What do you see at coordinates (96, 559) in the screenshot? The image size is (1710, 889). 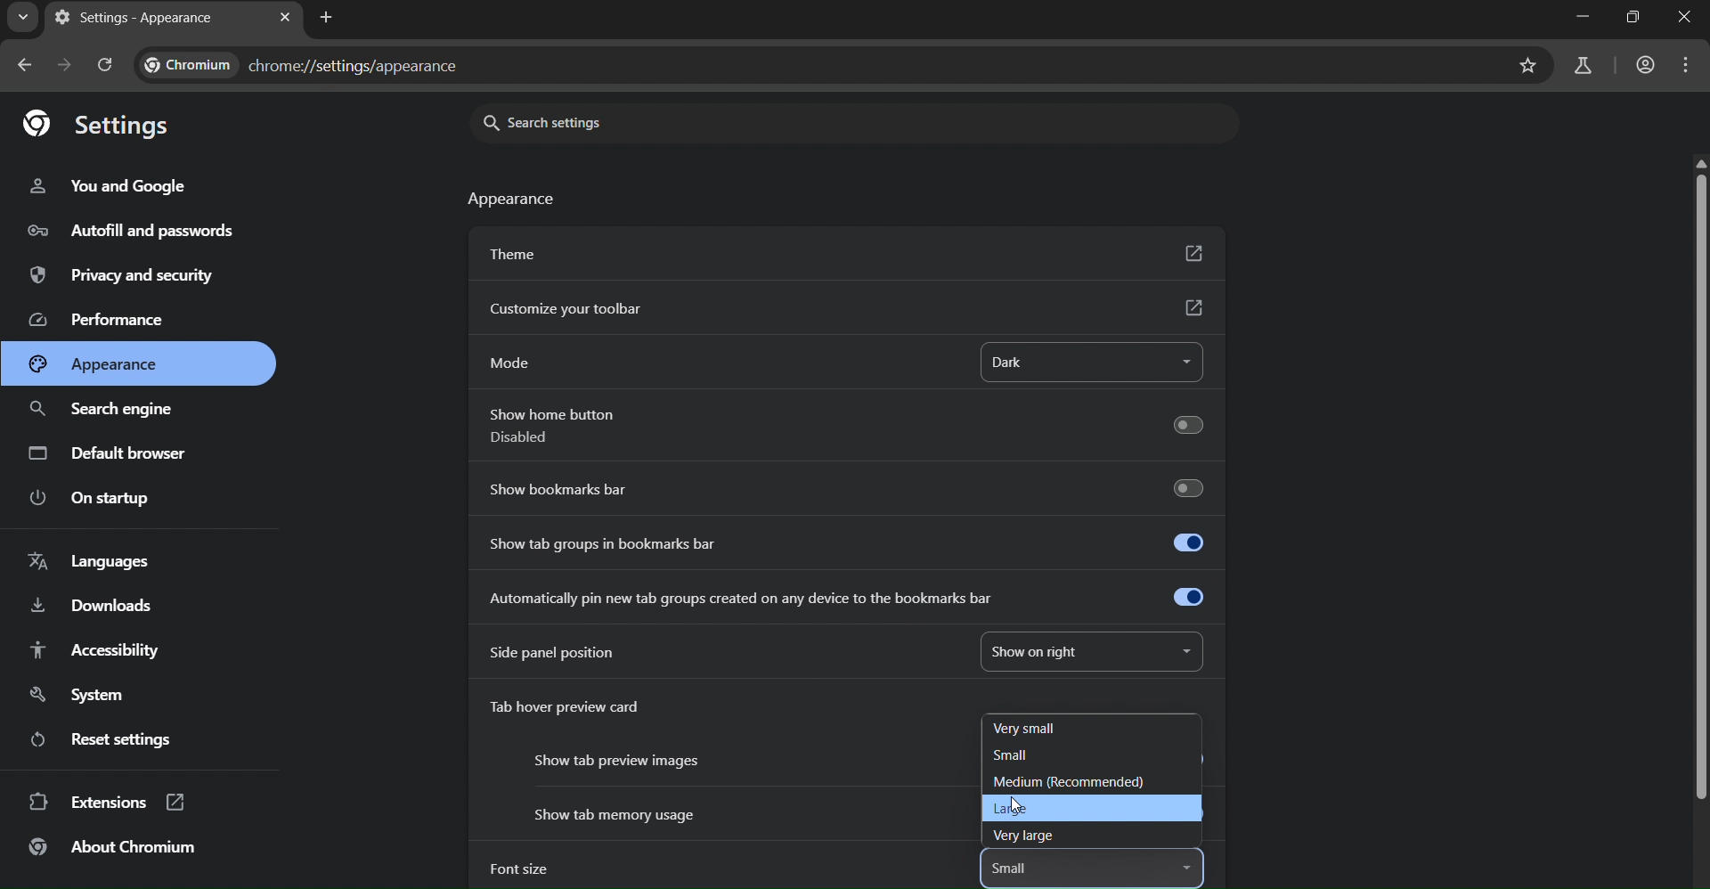 I see `languages` at bounding box center [96, 559].